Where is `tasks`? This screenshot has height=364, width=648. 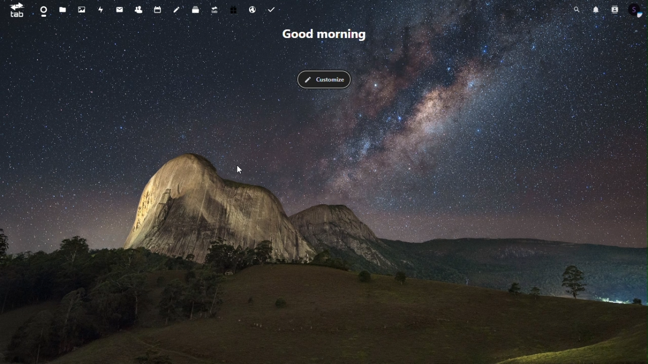
tasks is located at coordinates (273, 9).